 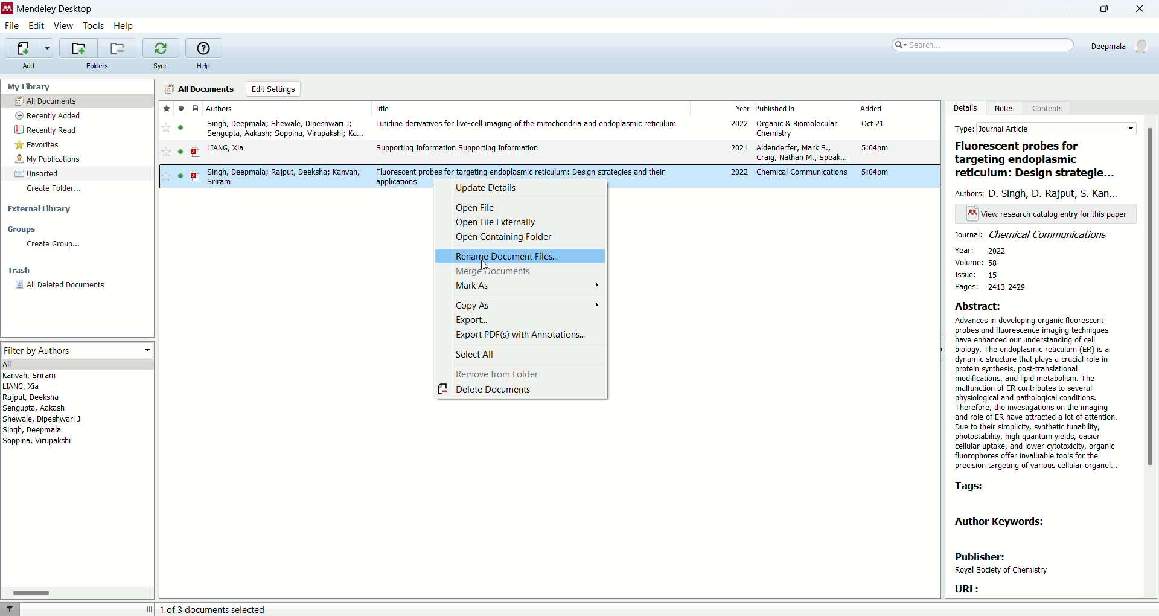 What do you see at coordinates (1041, 194) in the screenshot?
I see `authors` at bounding box center [1041, 194].